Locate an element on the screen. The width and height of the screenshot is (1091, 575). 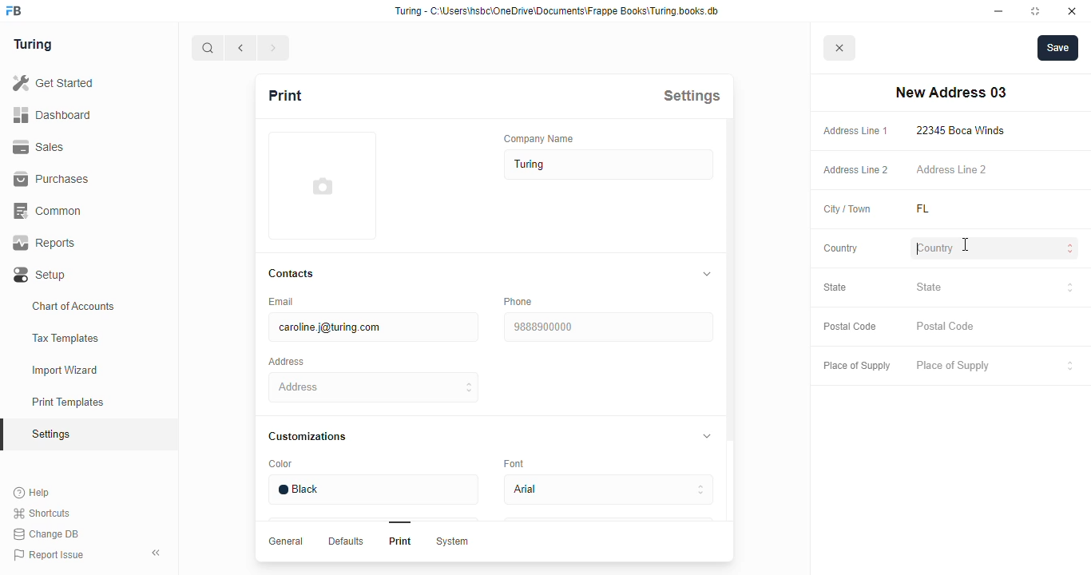
toggle expand/collapse is located at coordinates (704, 434).